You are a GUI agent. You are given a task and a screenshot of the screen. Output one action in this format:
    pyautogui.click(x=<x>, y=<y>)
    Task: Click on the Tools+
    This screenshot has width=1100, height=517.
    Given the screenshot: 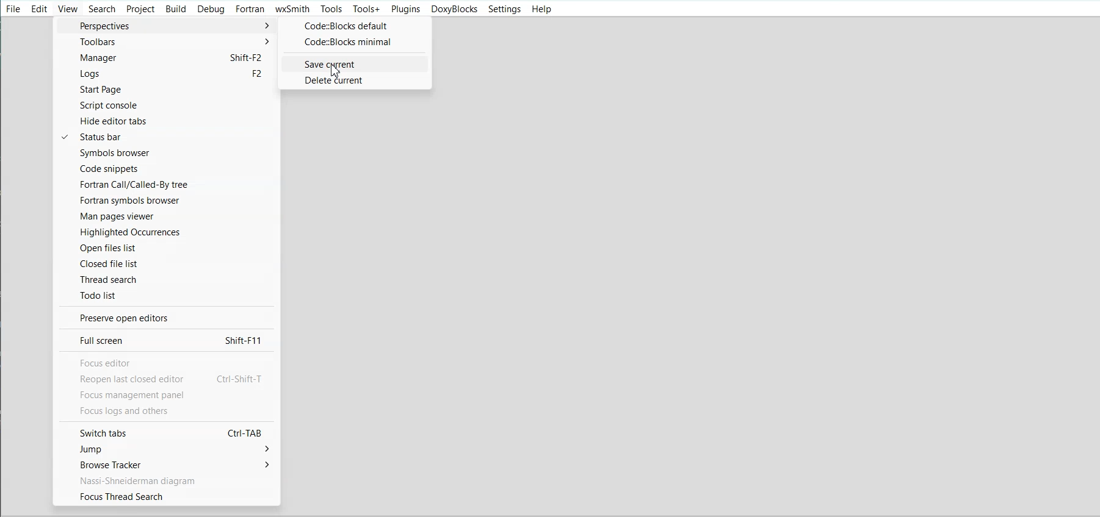 What is the action you would take?
    pyautogui.click(x=366, y=9)
    